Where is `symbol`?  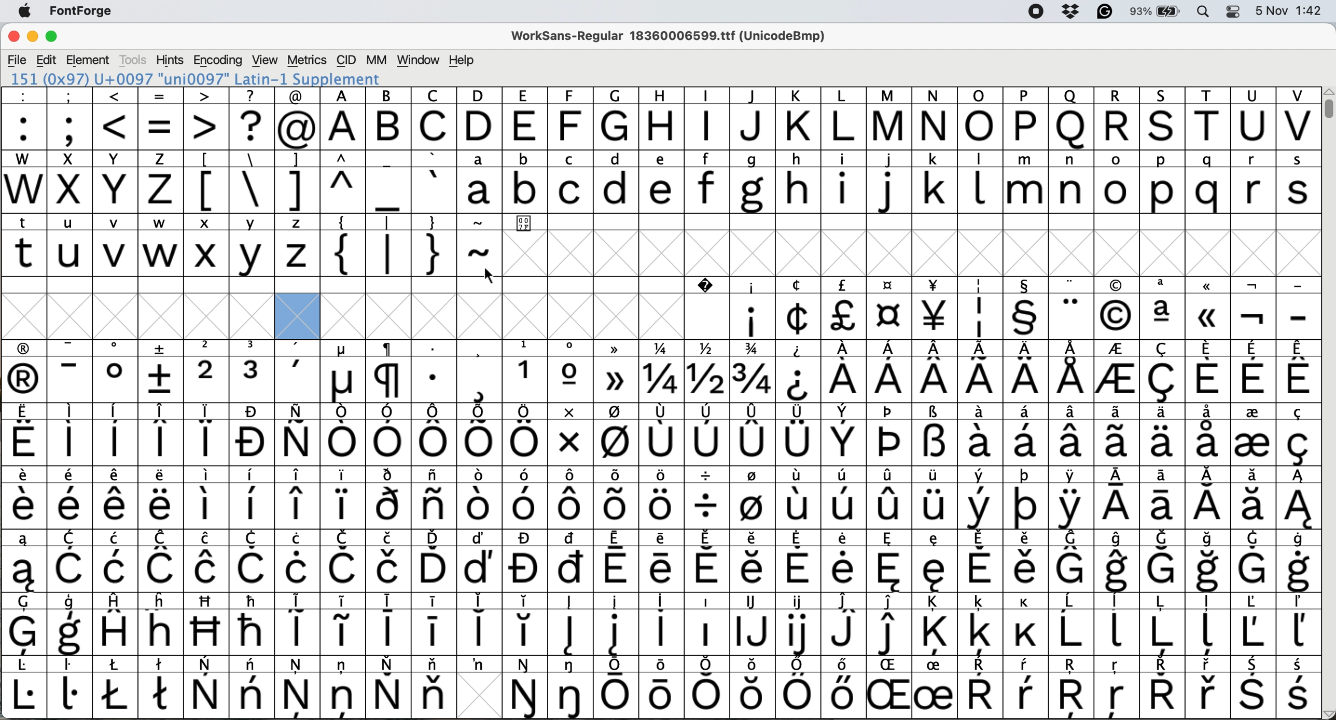
symbol is located at coordinates (1119, 435).